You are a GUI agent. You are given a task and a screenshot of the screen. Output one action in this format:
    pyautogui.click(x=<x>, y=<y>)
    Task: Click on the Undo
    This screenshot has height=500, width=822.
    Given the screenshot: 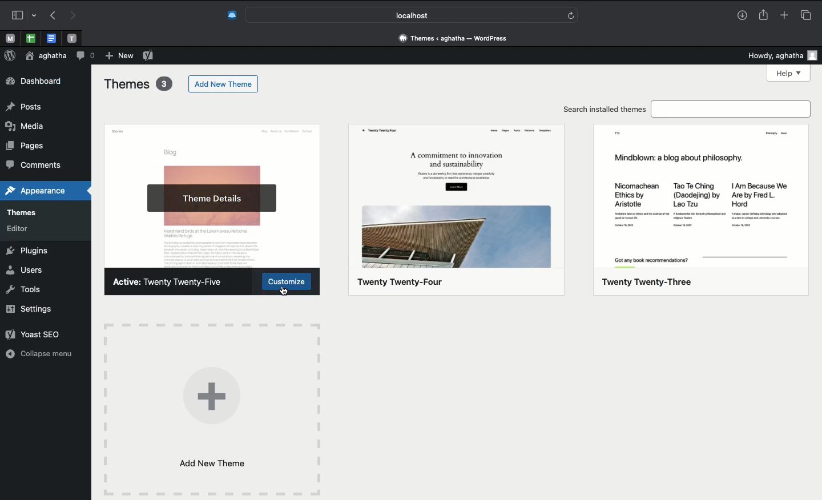 What is the action you would take?
    pyautogui.click(x=53, y=15)
    